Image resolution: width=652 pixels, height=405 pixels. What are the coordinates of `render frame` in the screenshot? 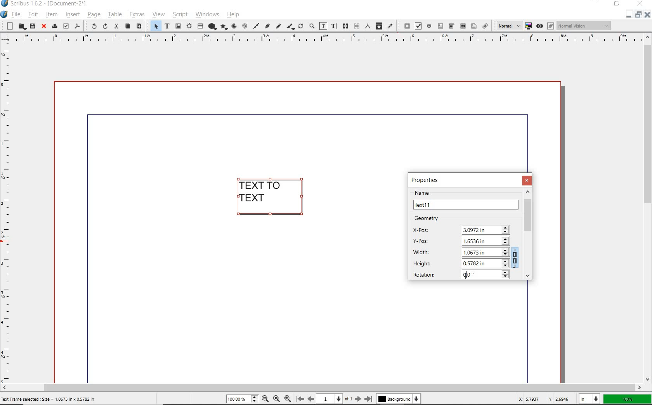 It's located at (189, 26).